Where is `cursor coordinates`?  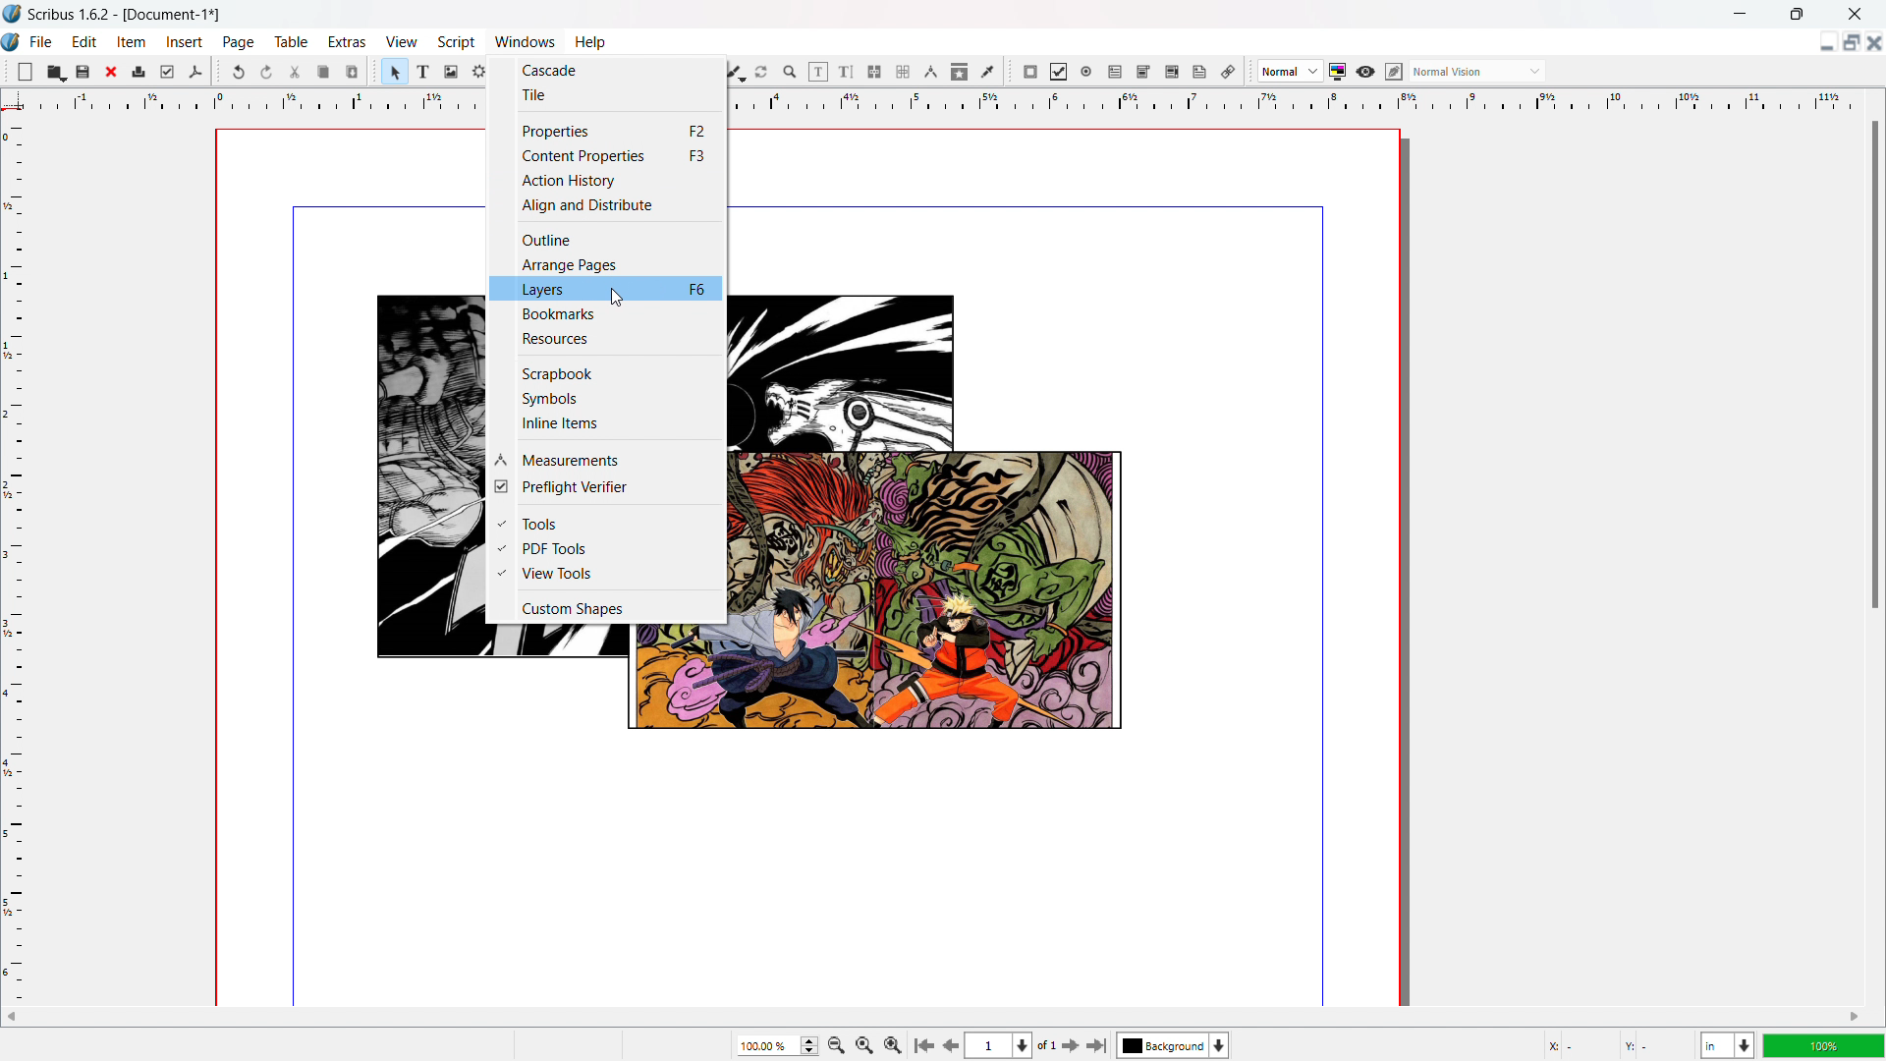 cursor coordinates is located at coordinates (1615, 1043).